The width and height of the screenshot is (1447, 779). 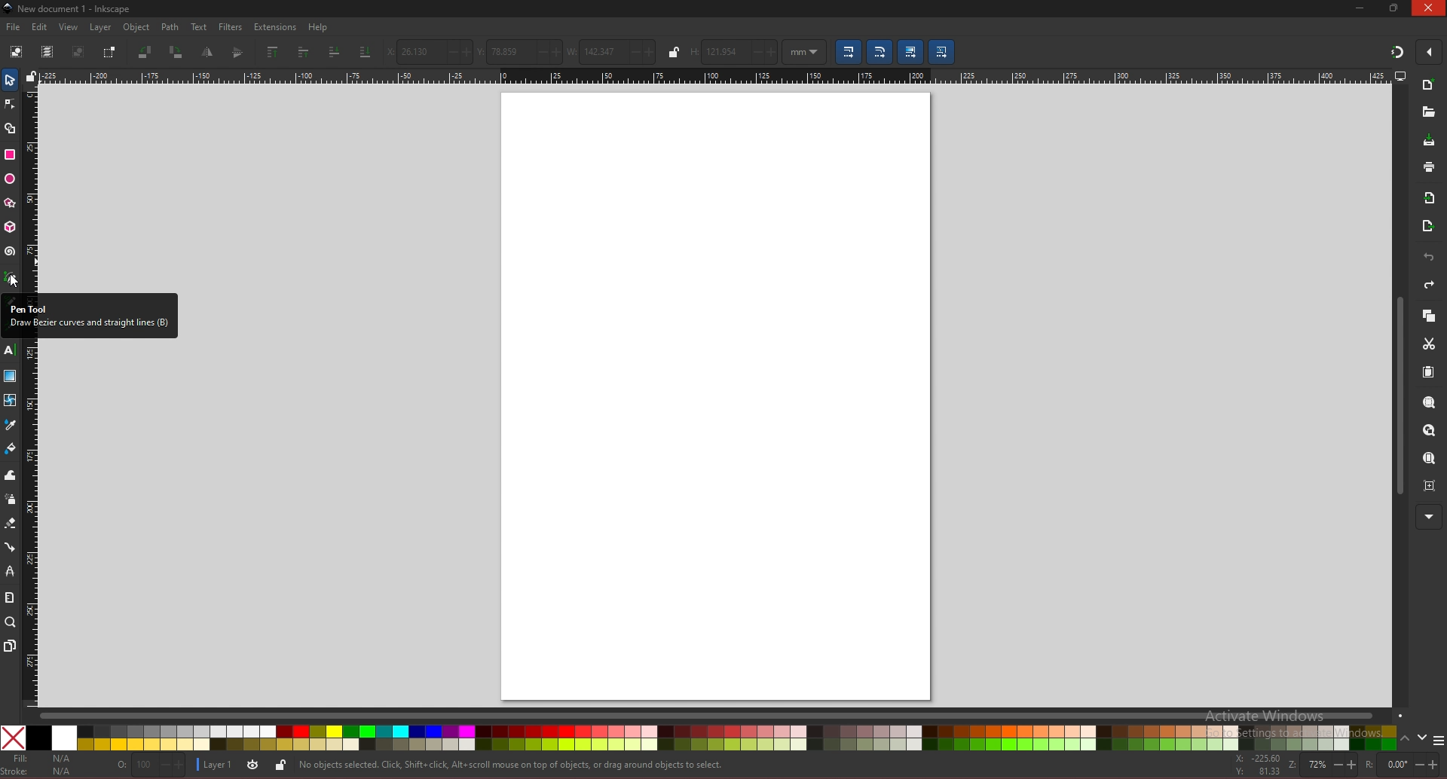 I want to click on view, so click(x=69, y=27).